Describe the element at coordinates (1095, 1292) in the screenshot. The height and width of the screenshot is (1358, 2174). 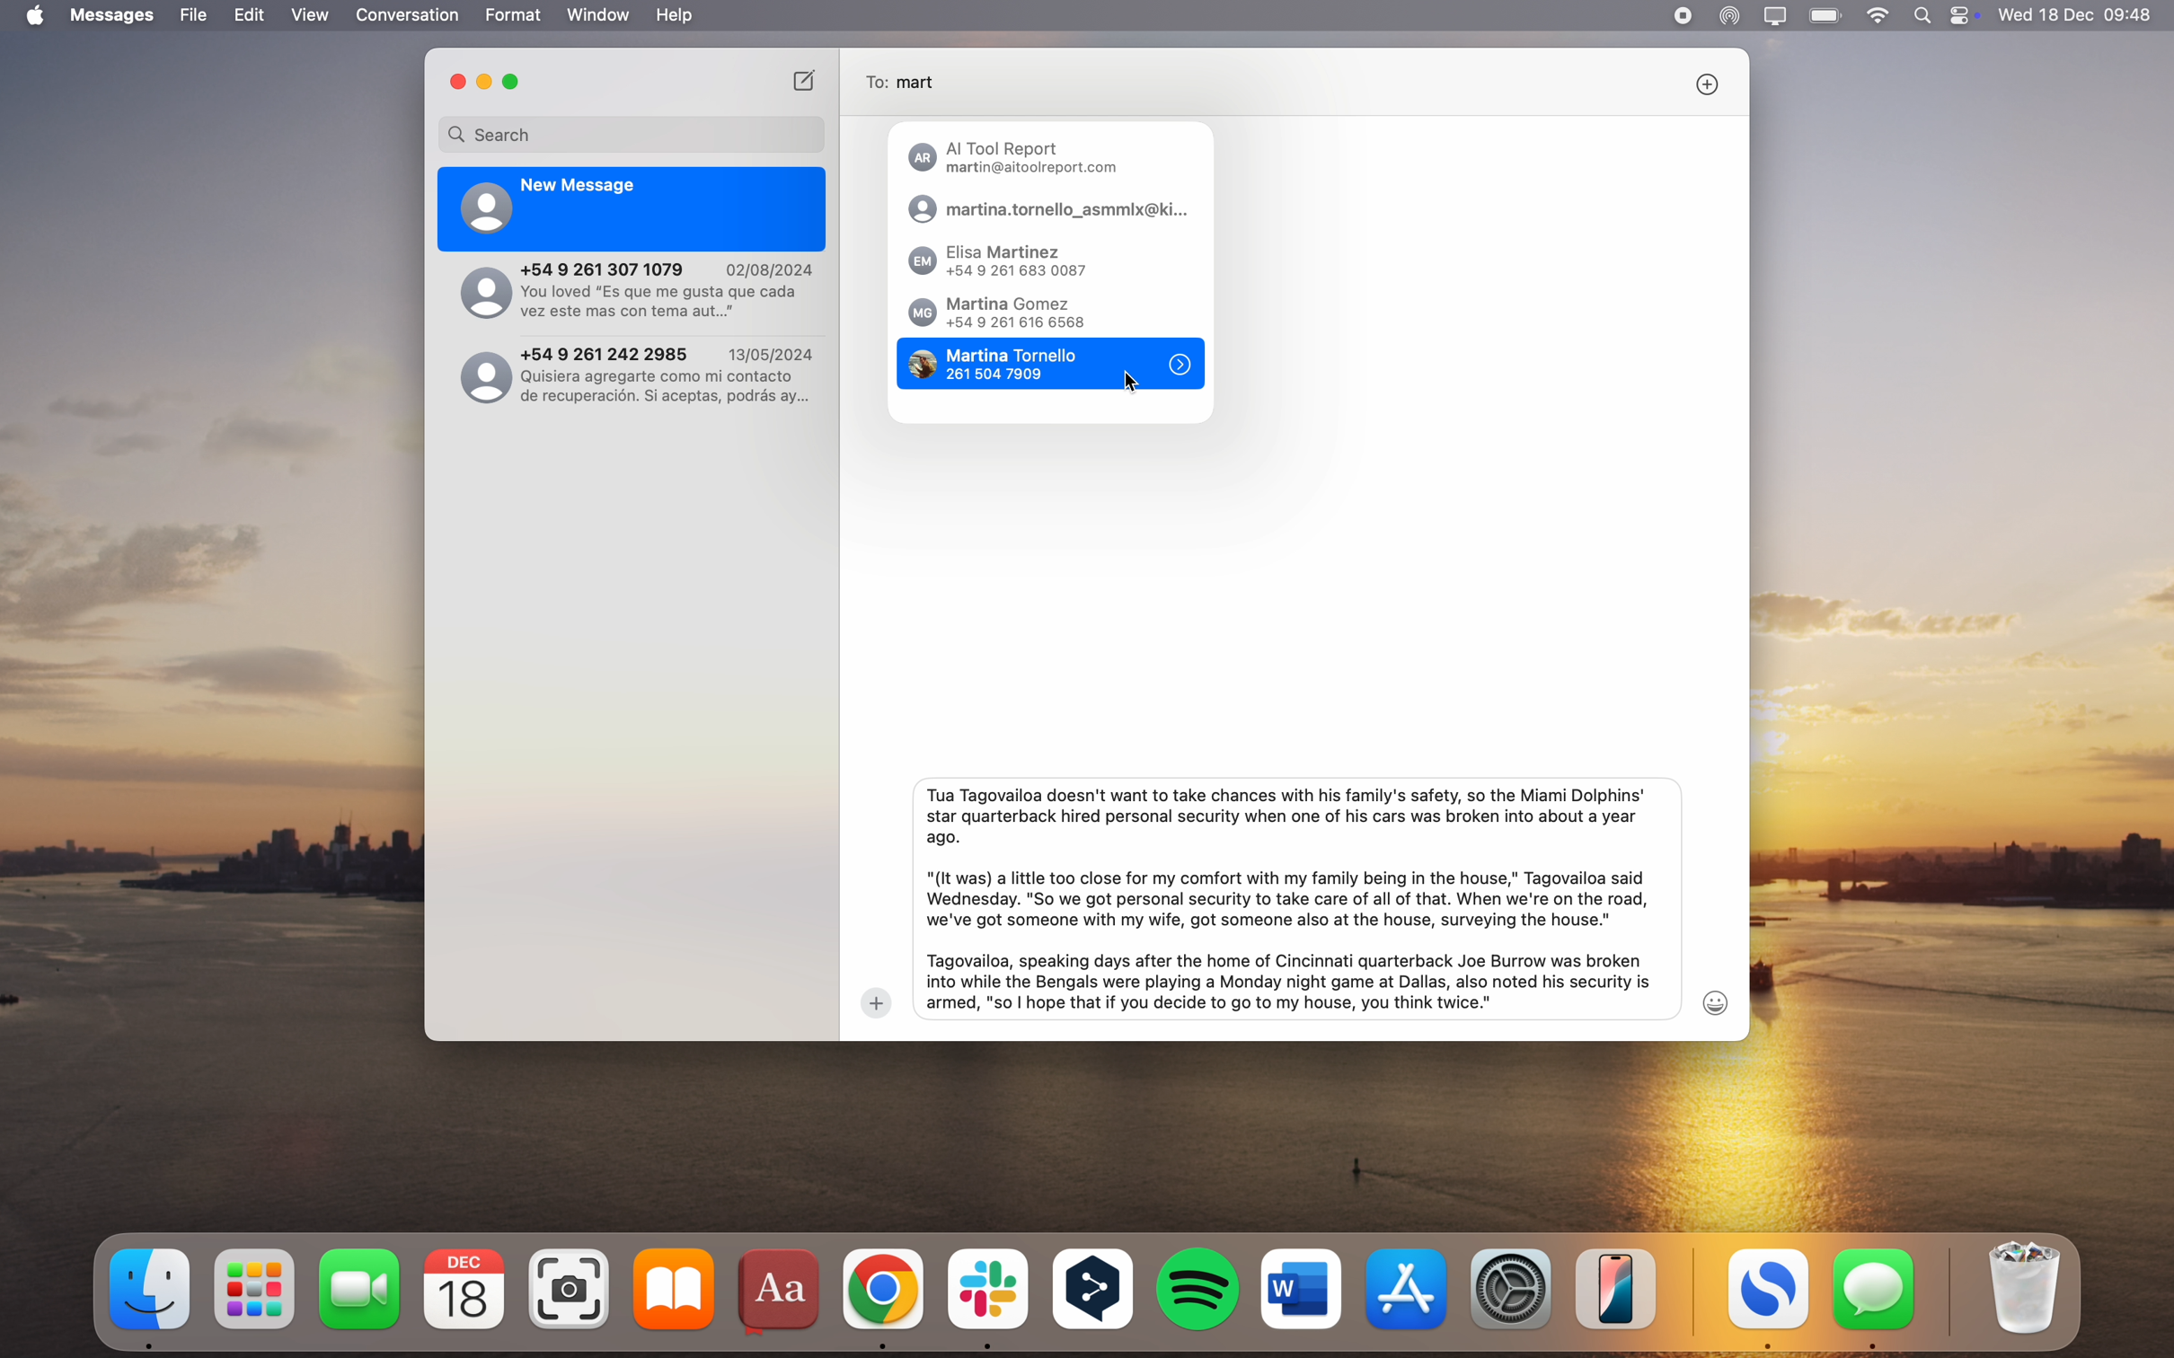
I see `deepl` at that location.